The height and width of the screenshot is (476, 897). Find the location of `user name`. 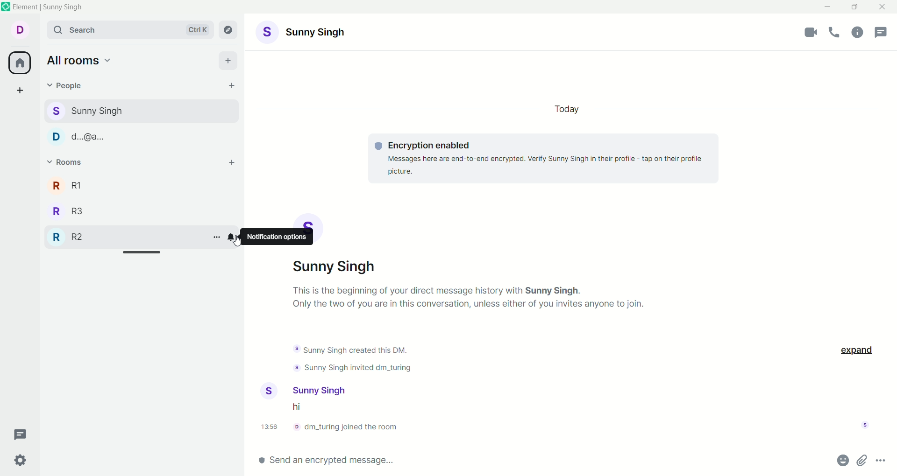

user name is located at coordinates (321, 389).